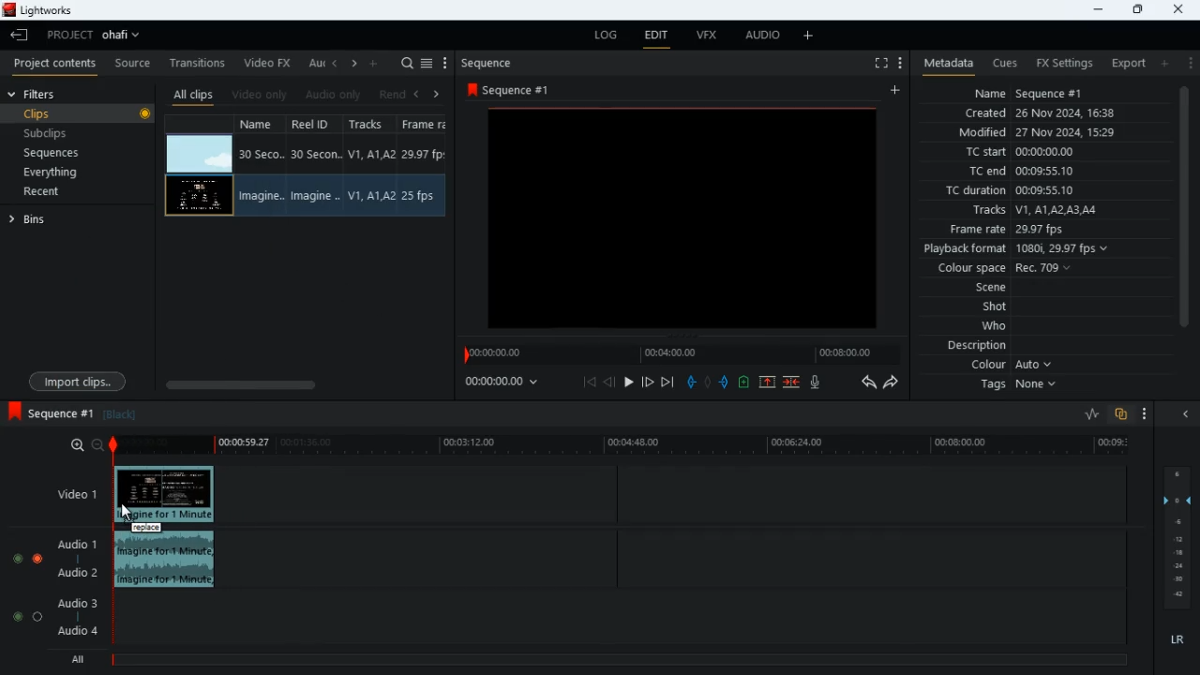 This screenshot has height=675, width=1200. I want to click on name, so click(262, 123).